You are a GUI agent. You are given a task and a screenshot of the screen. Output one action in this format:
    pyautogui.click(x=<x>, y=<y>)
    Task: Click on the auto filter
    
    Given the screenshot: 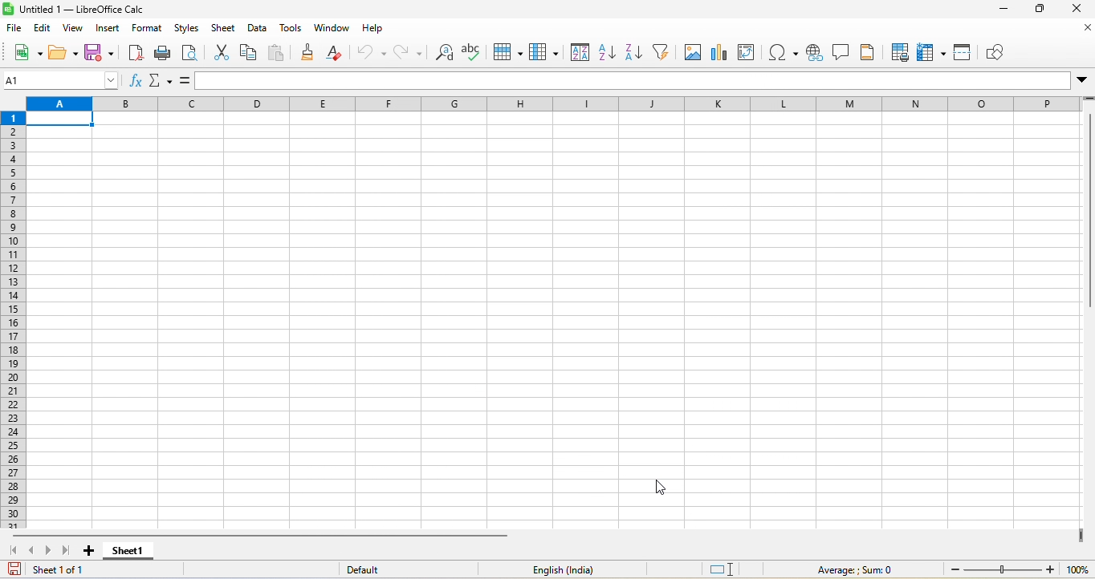 What is the action you would take?
    pyautogui.click(x=663, y=51)
    